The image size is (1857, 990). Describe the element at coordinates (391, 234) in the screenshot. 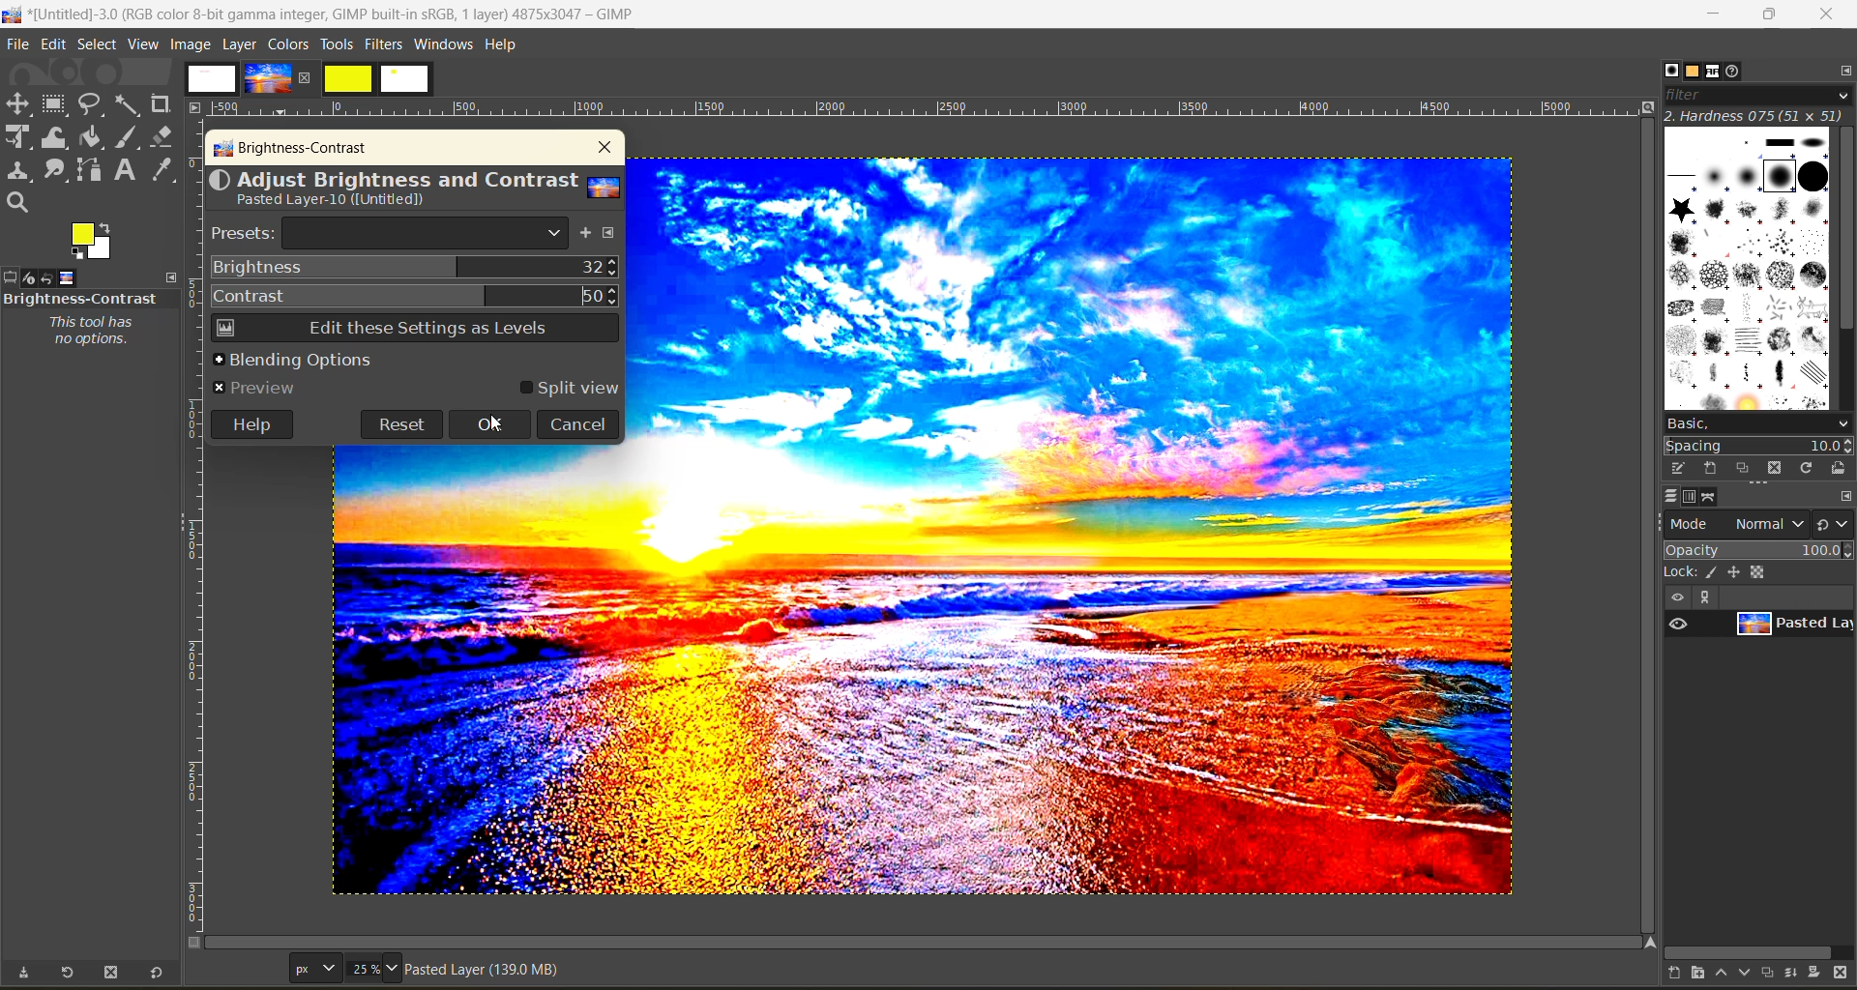

I see `presets` at that location.